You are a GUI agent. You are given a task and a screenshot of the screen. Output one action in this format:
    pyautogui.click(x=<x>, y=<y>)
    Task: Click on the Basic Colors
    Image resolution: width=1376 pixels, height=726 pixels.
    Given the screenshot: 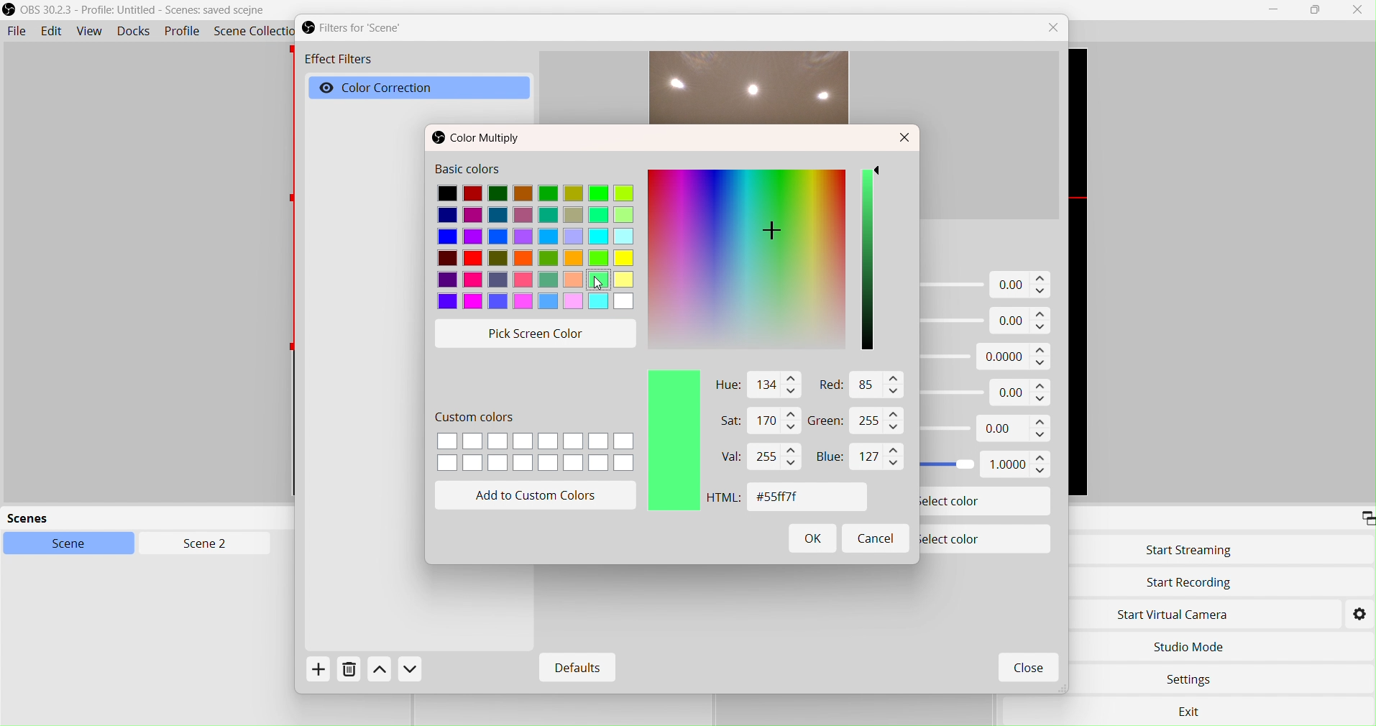 What is the action you would take?
    pyautogui.click(x=536, y=237)
    